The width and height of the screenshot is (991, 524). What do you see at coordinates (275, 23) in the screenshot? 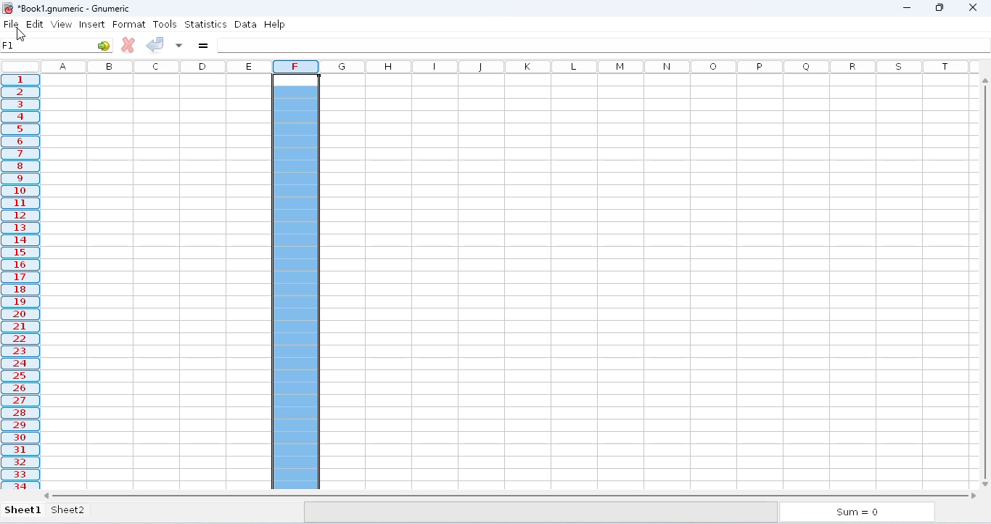
I see `help` at bounding box center [275, 23].